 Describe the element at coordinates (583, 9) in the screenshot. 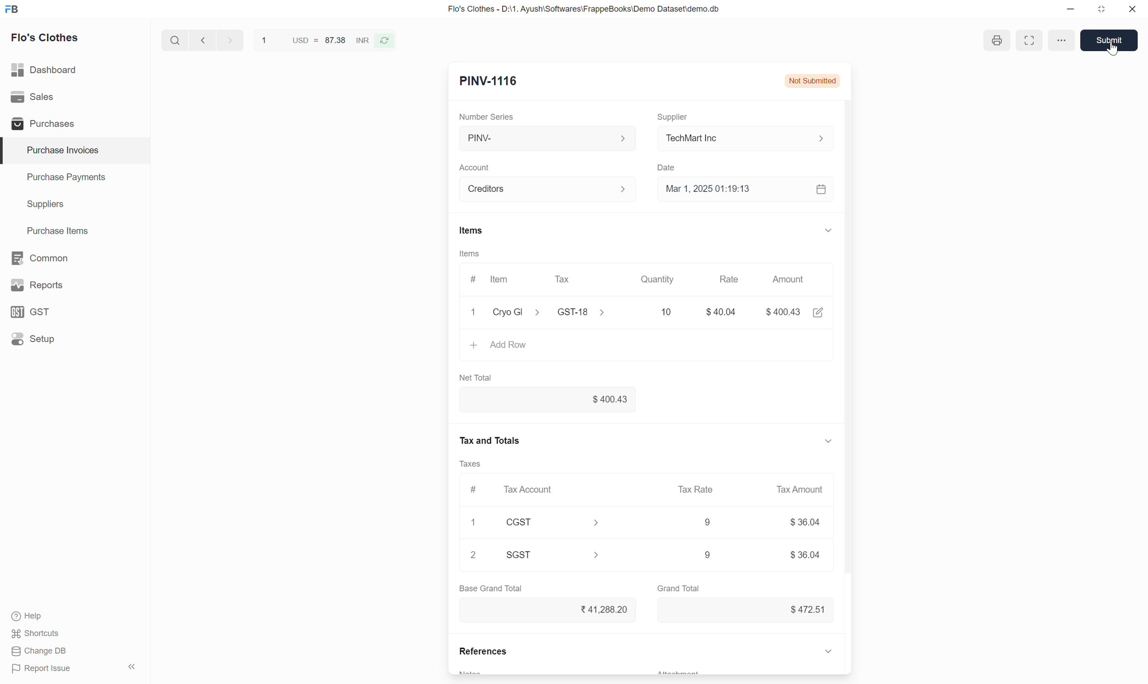

I see `Flo's Clothes - D:\1. Ayush\Softwares\FrappeBooks\Demo Dataset\demo.db` at that location.